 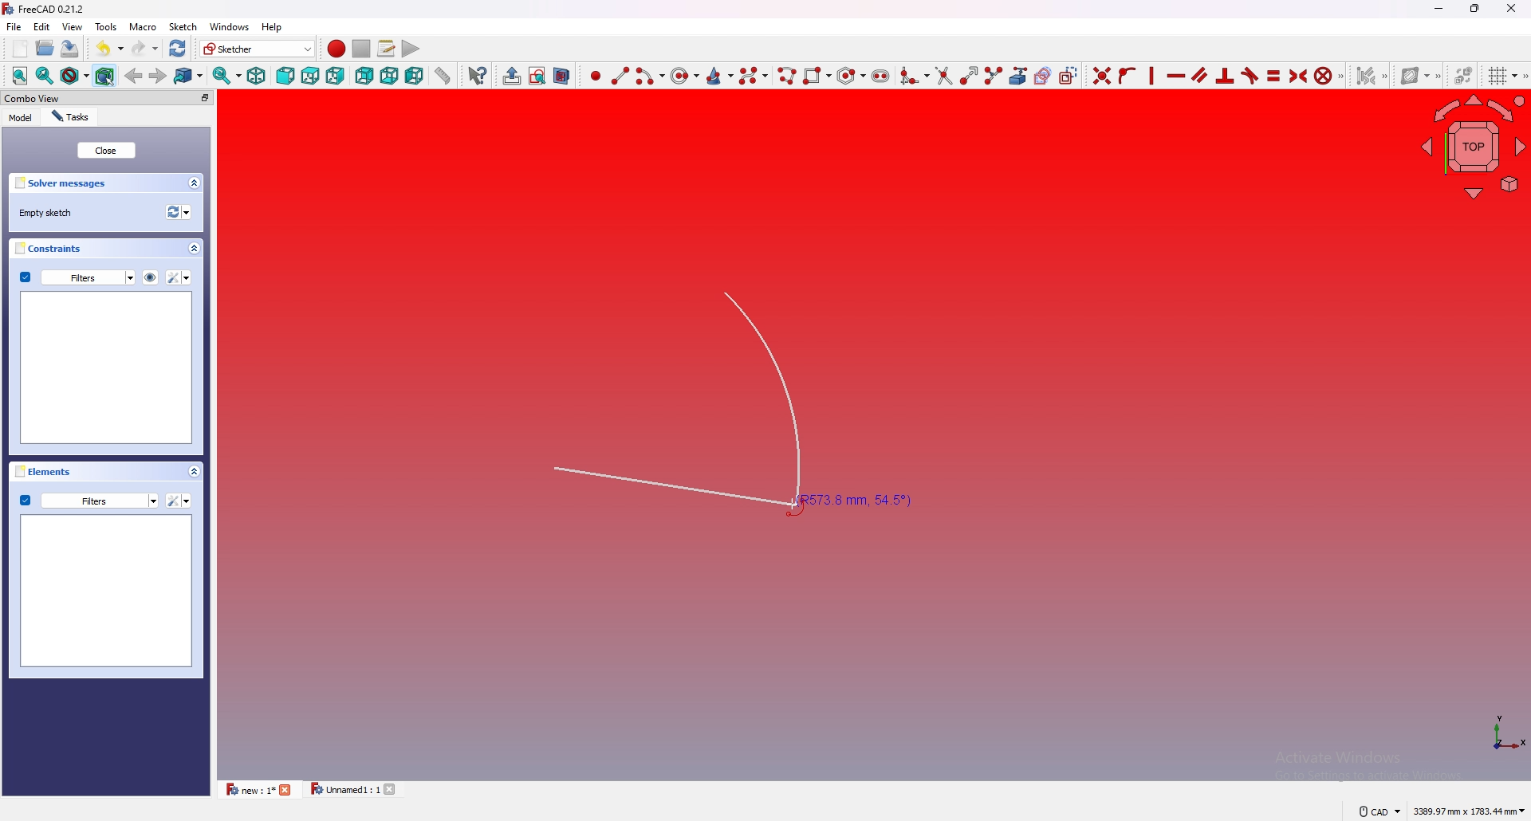 What do you see at coordinates (105, 150) in the screenshot?
I see `close` at bounding box center [105, 150].